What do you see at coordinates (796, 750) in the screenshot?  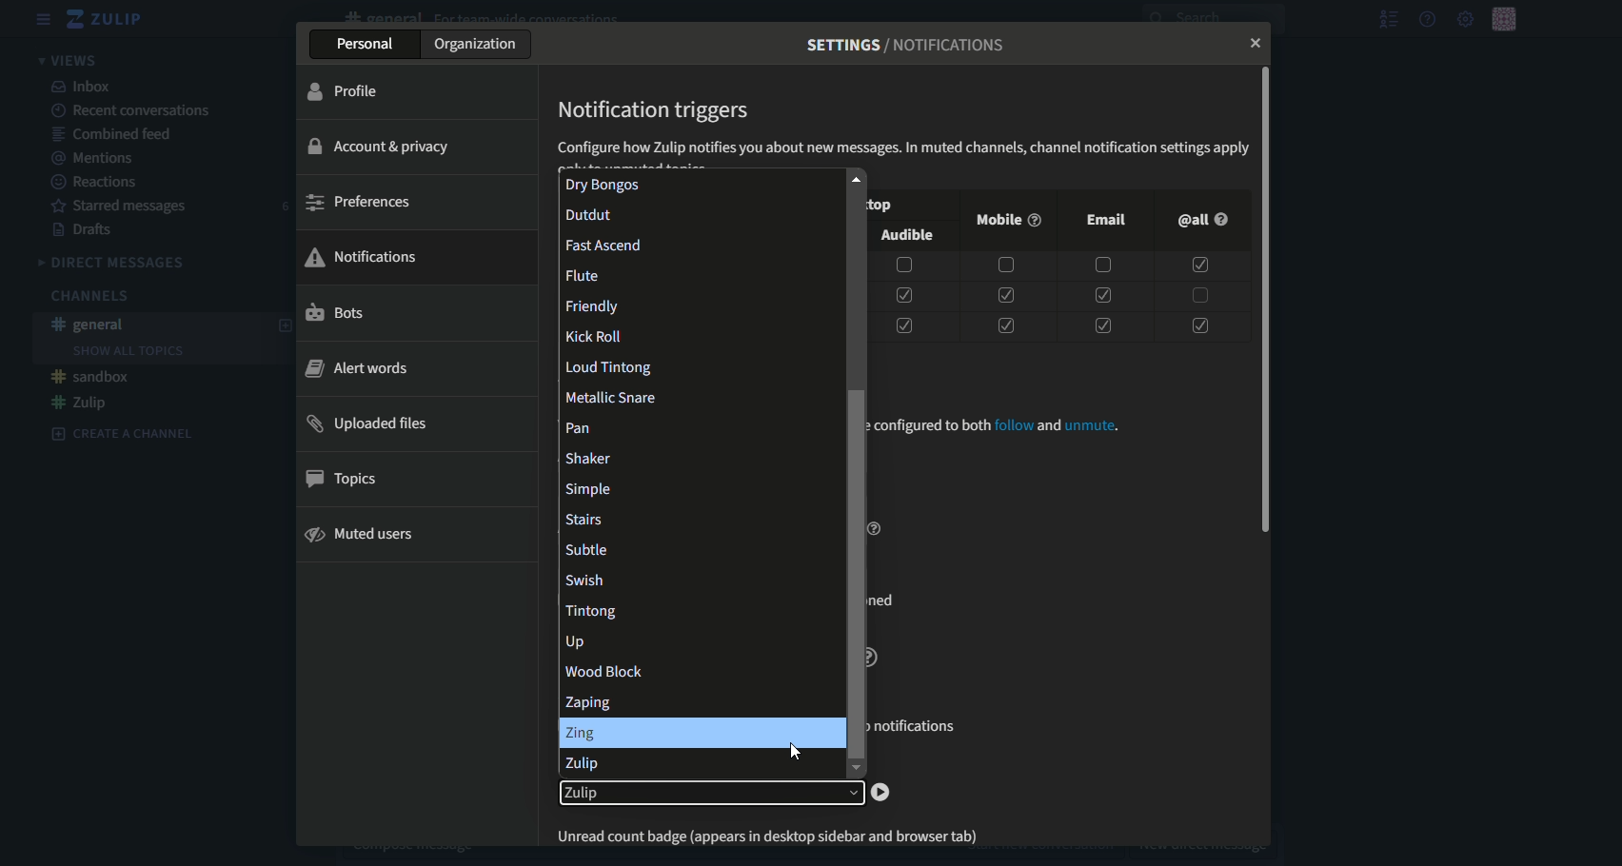 I see `Cursor` at bounding box center [796, 750].